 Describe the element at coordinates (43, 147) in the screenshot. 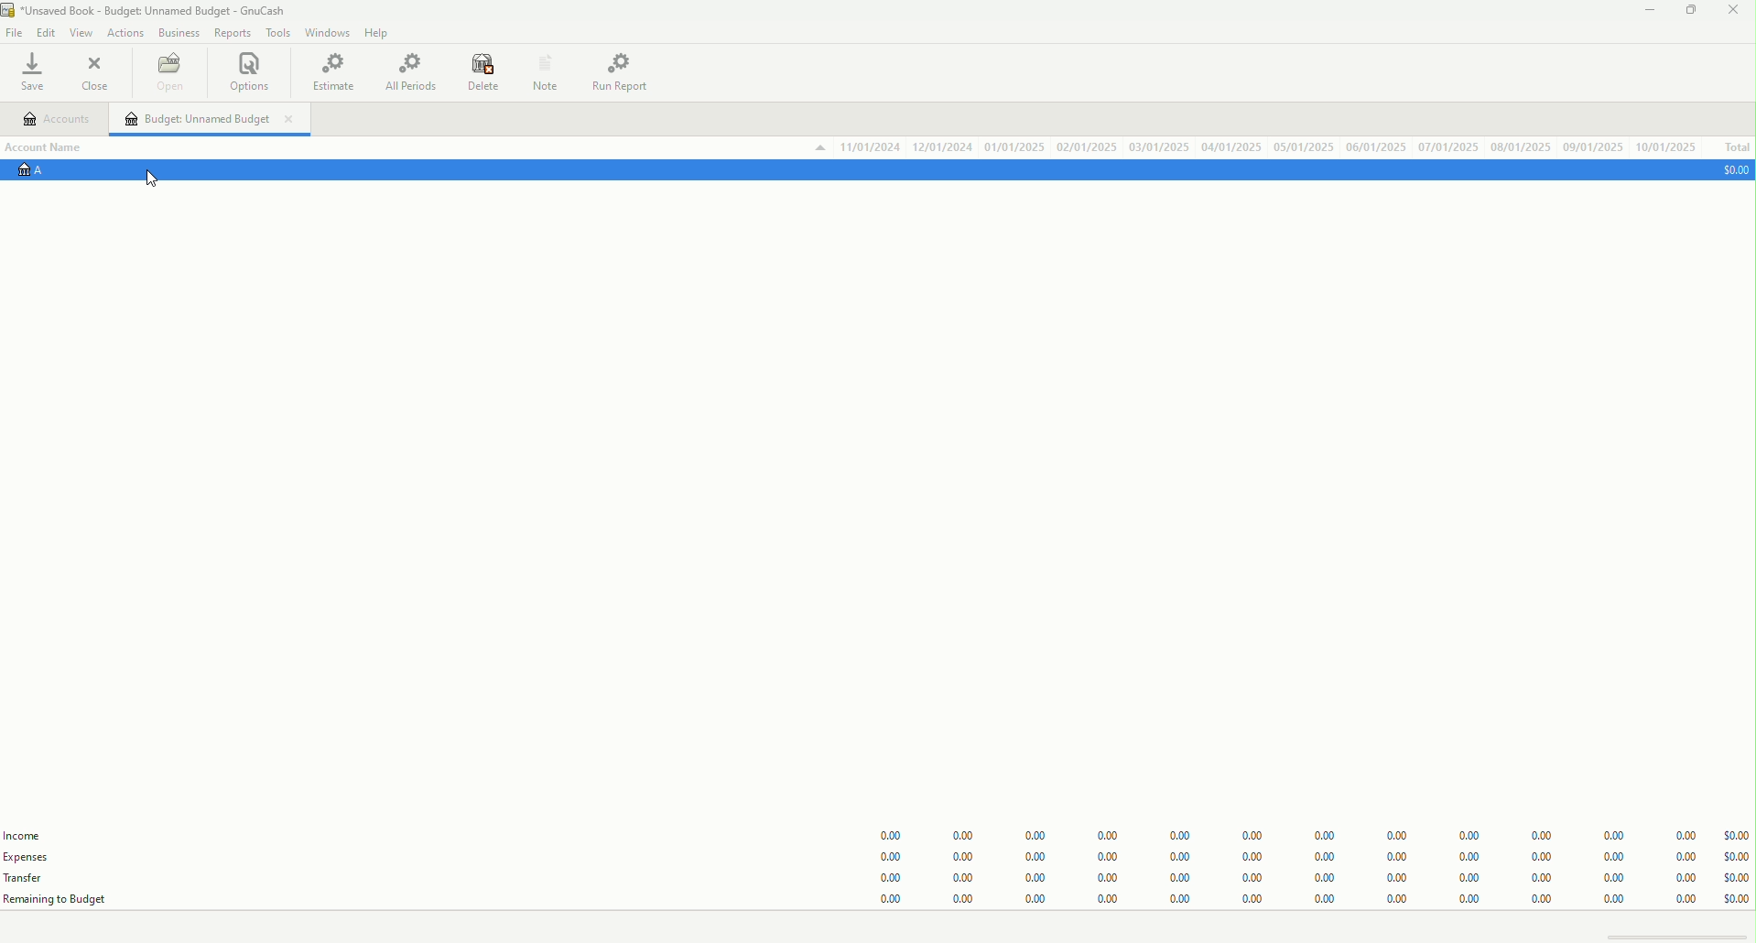

I see `Account name` at that location.